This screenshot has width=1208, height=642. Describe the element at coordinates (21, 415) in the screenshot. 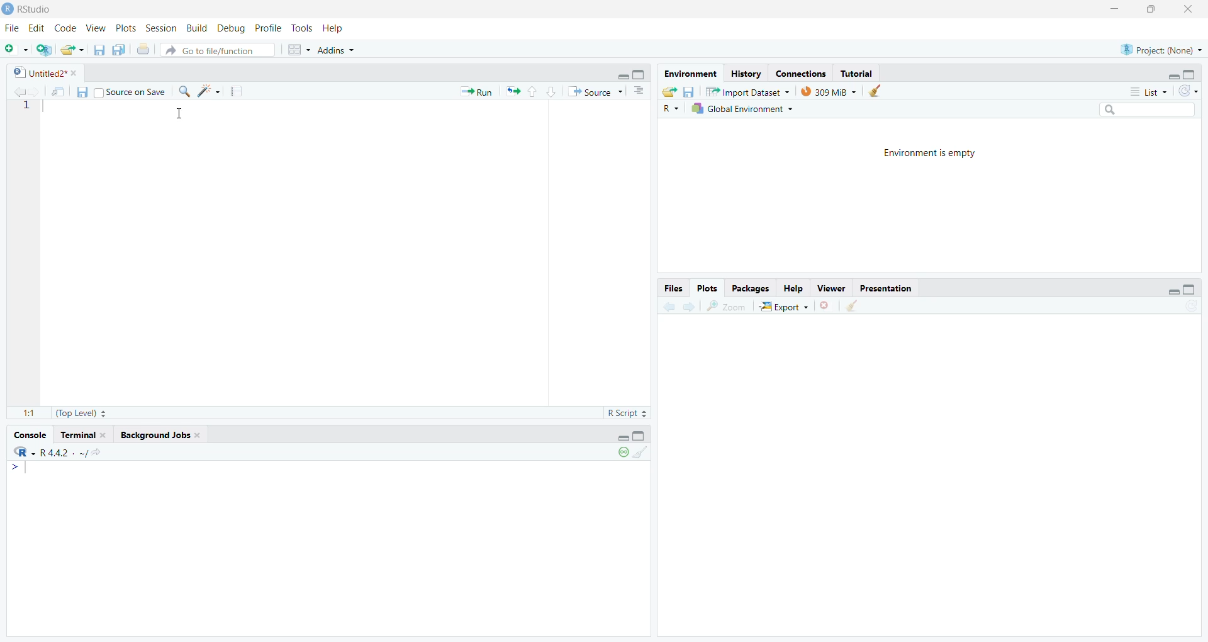

I see `1:!` at that location.